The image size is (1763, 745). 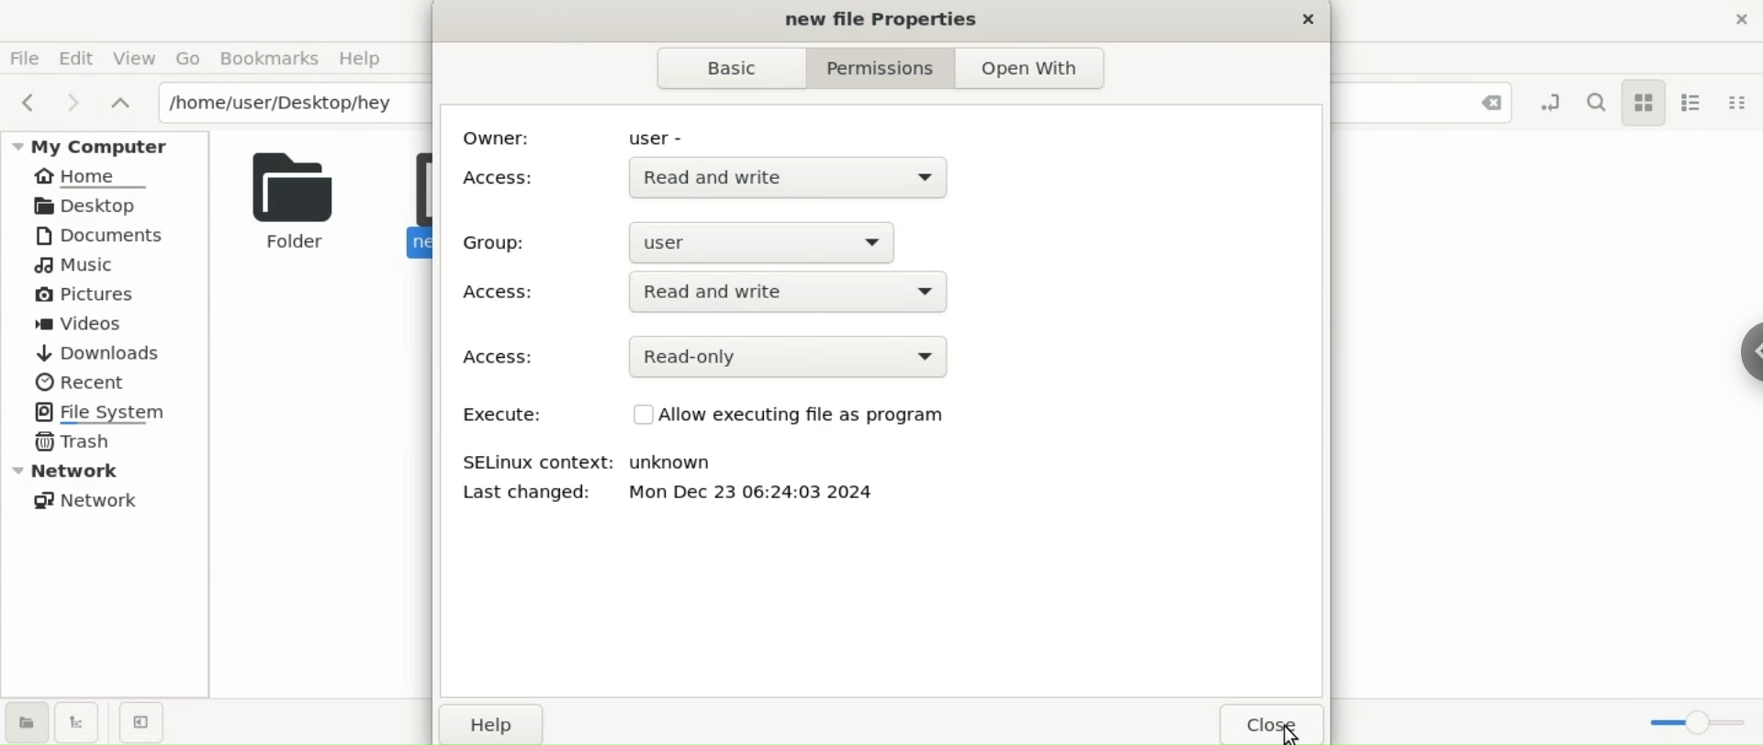 I want to click on show places, so click(x=26, y=721).